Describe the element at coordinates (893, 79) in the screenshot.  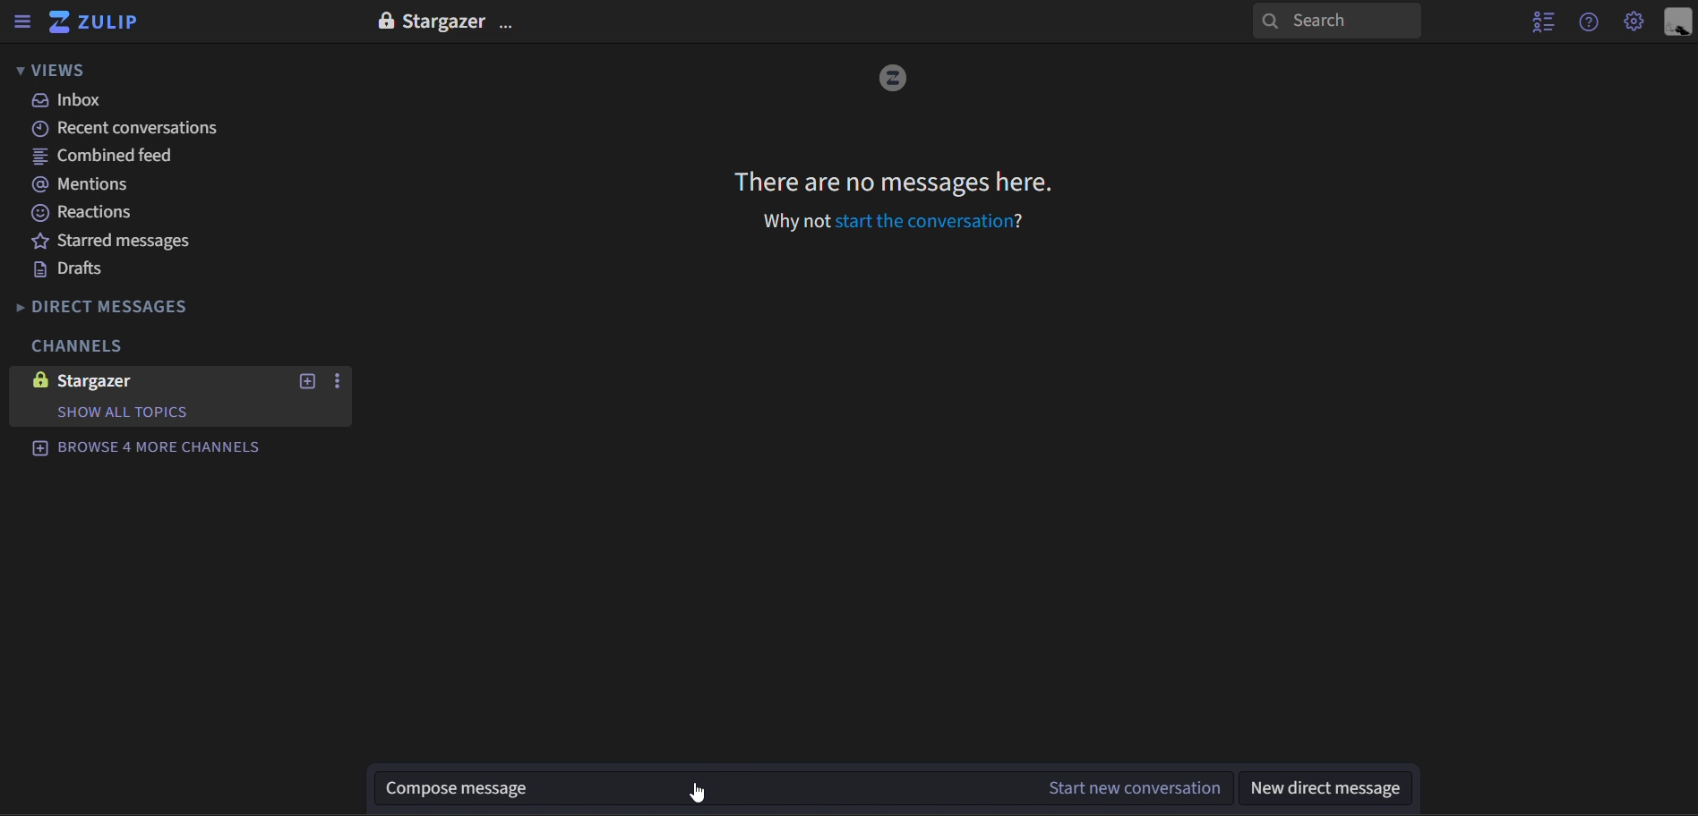
I see `image` at that location.